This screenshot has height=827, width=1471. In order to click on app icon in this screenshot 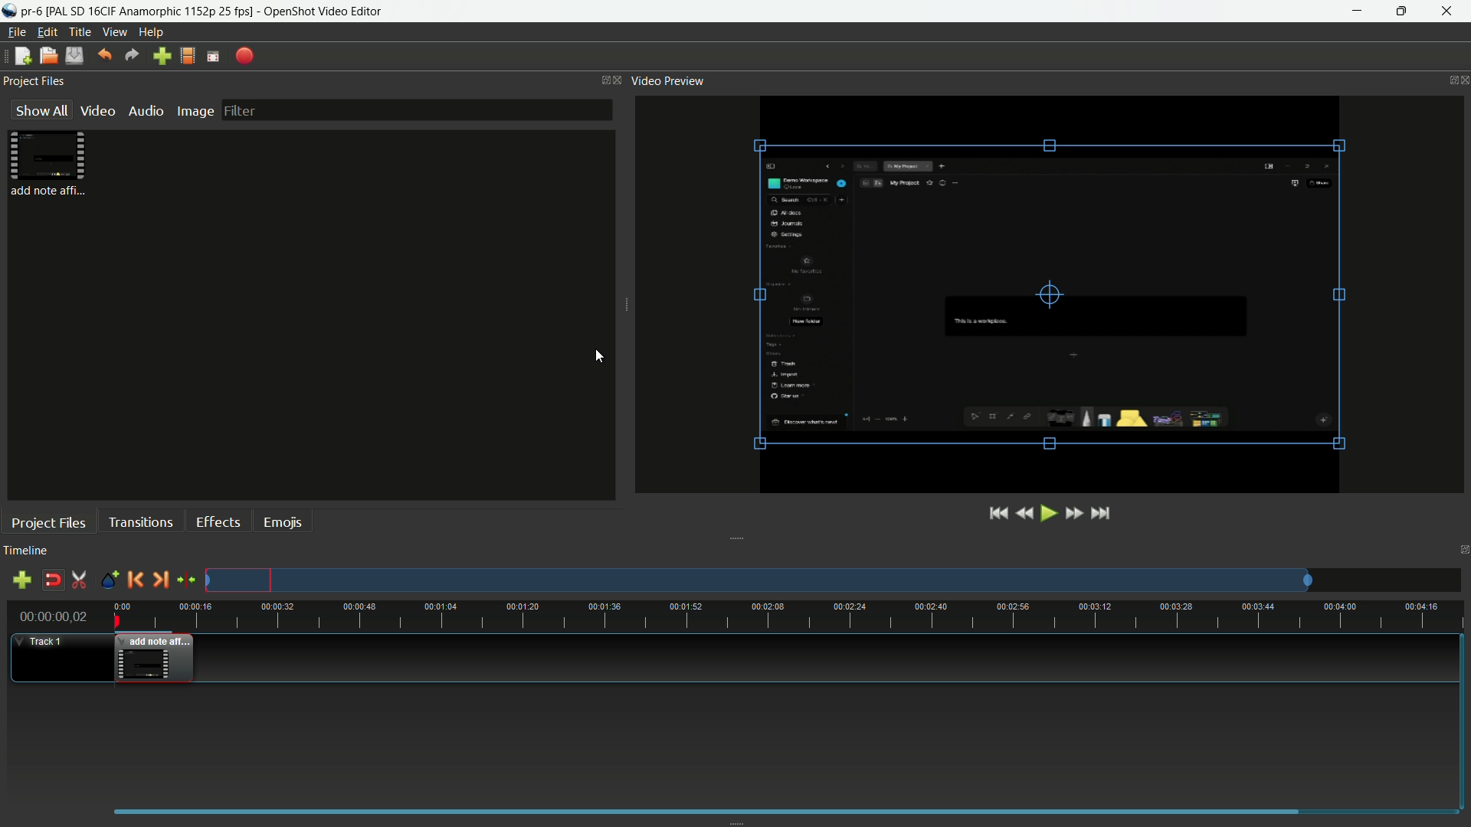, I will do `click(9, 12)`.